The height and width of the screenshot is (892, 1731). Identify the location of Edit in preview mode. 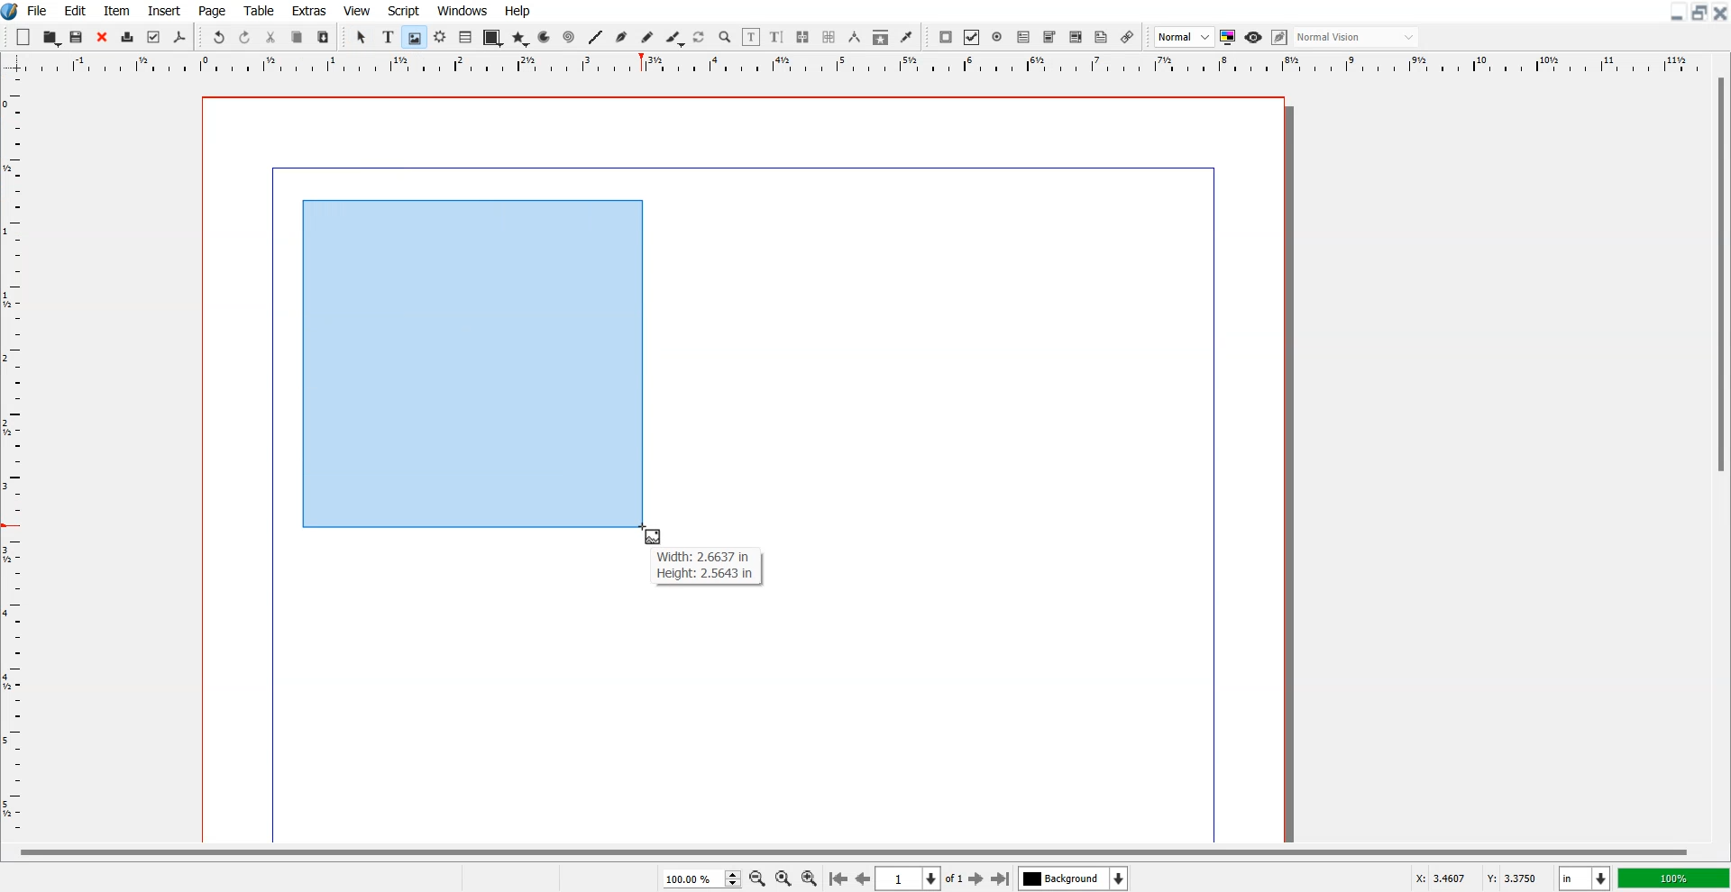
(1280, 37).